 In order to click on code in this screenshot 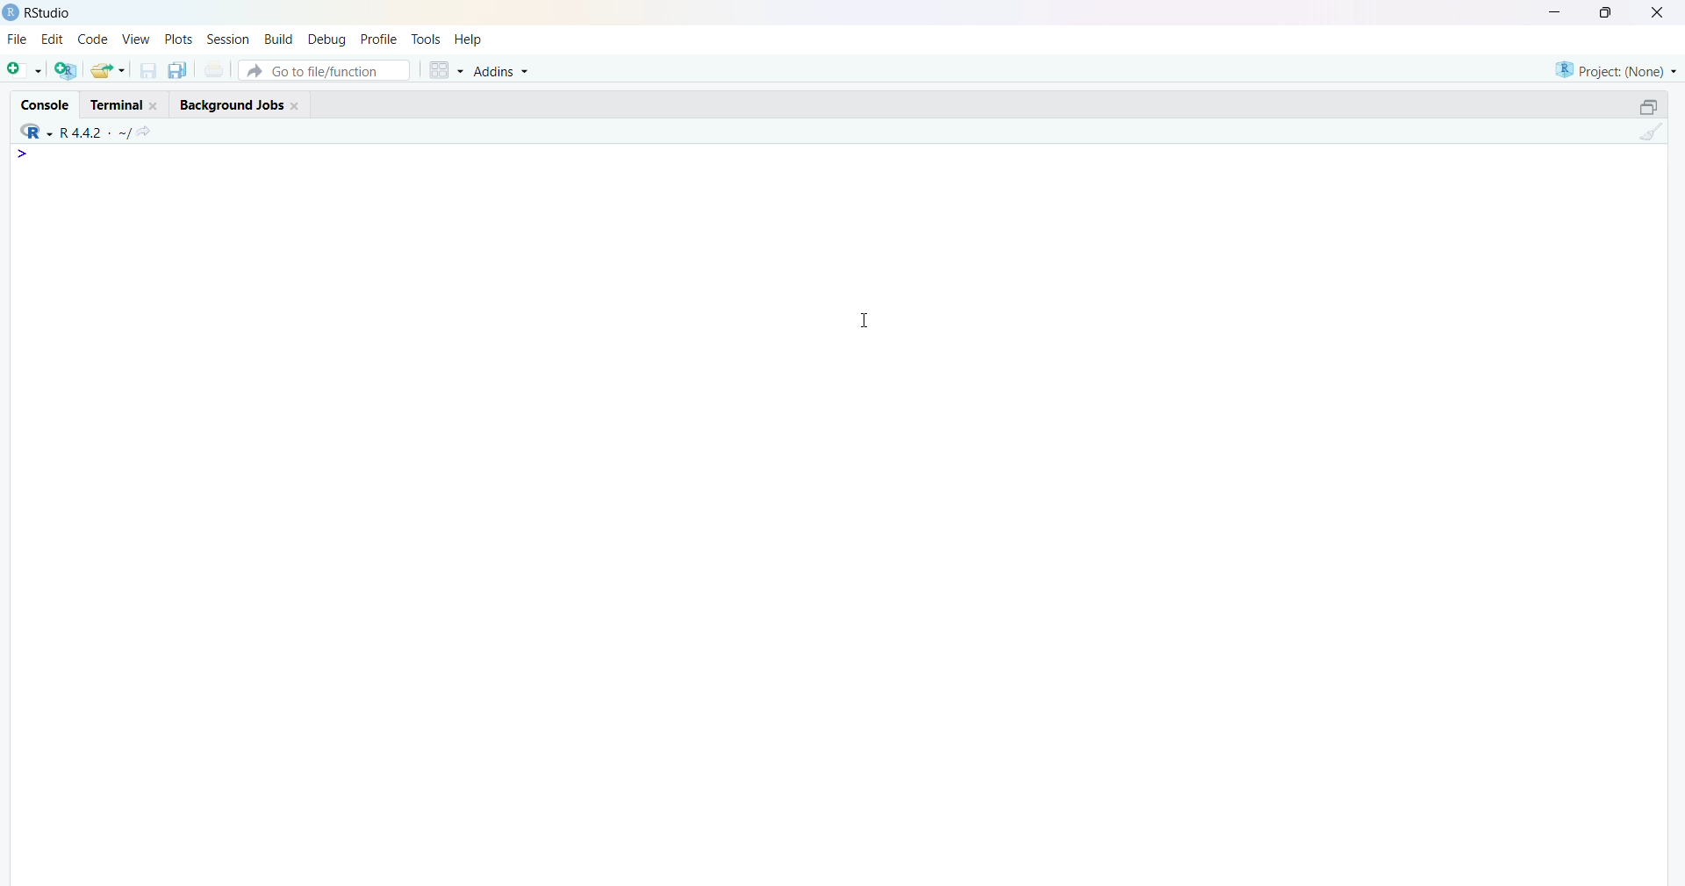, I will do `click(93, 39)`.